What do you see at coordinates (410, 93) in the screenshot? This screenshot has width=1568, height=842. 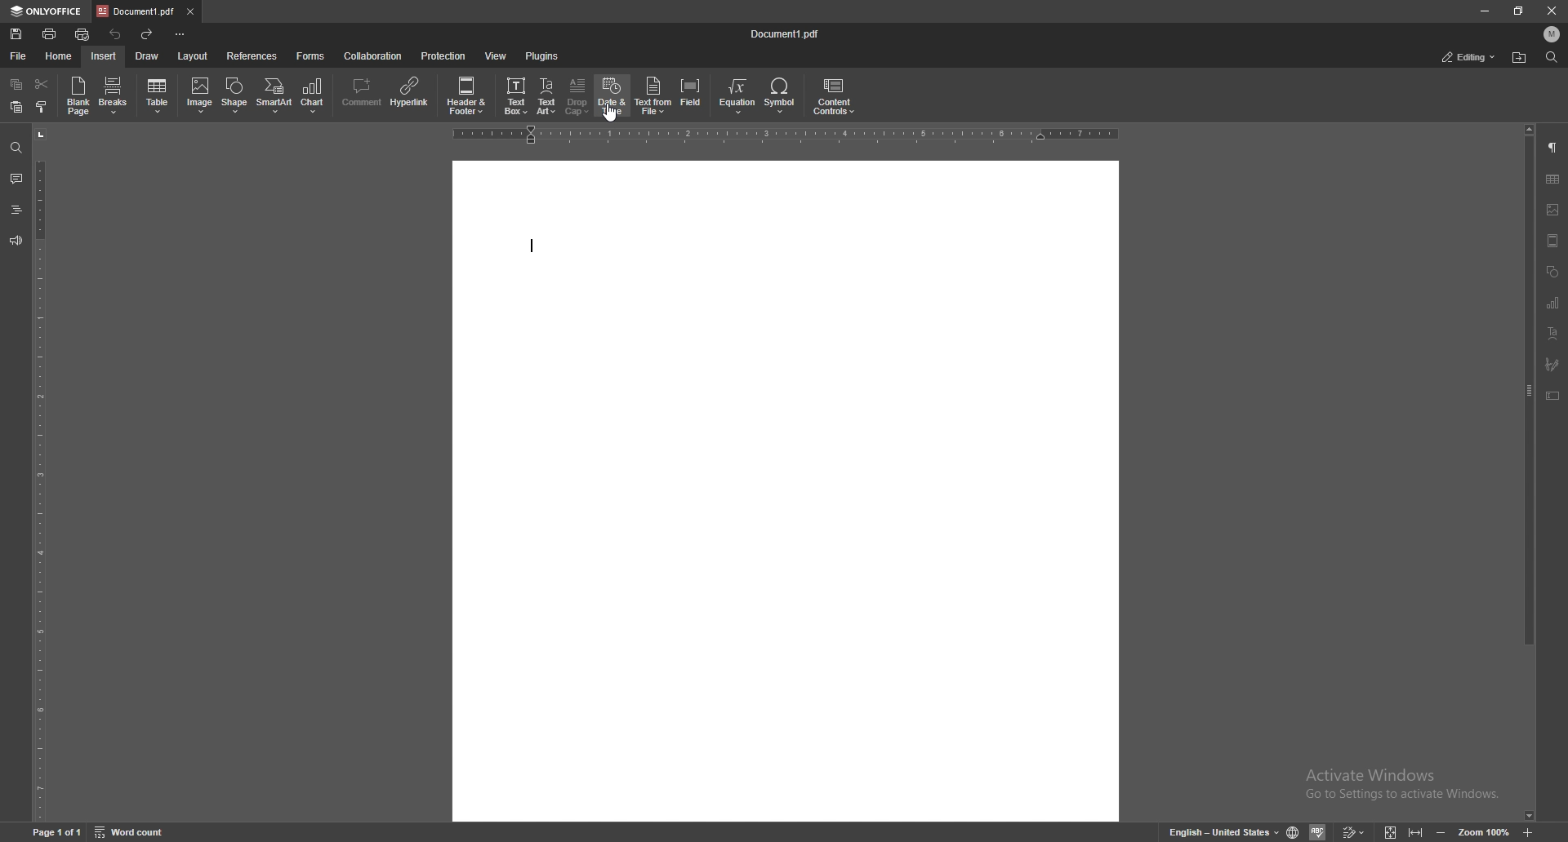 I see `hyperlink` at bounding box center [410, 93].